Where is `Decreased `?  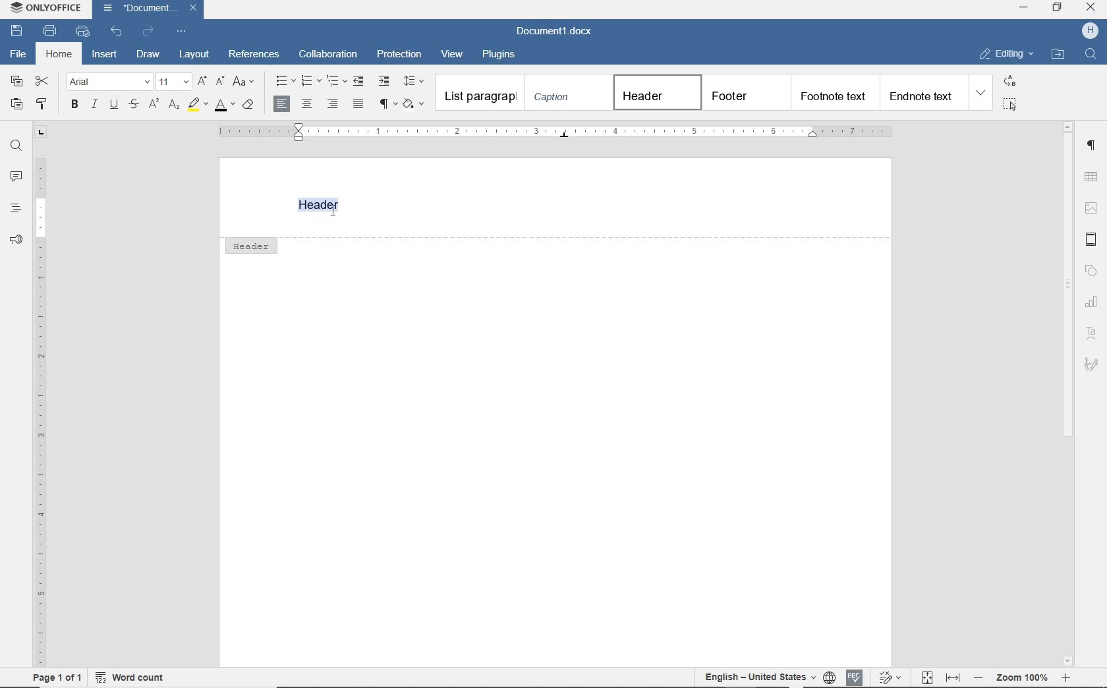
Decreased  is located at coordinates (978, 677).